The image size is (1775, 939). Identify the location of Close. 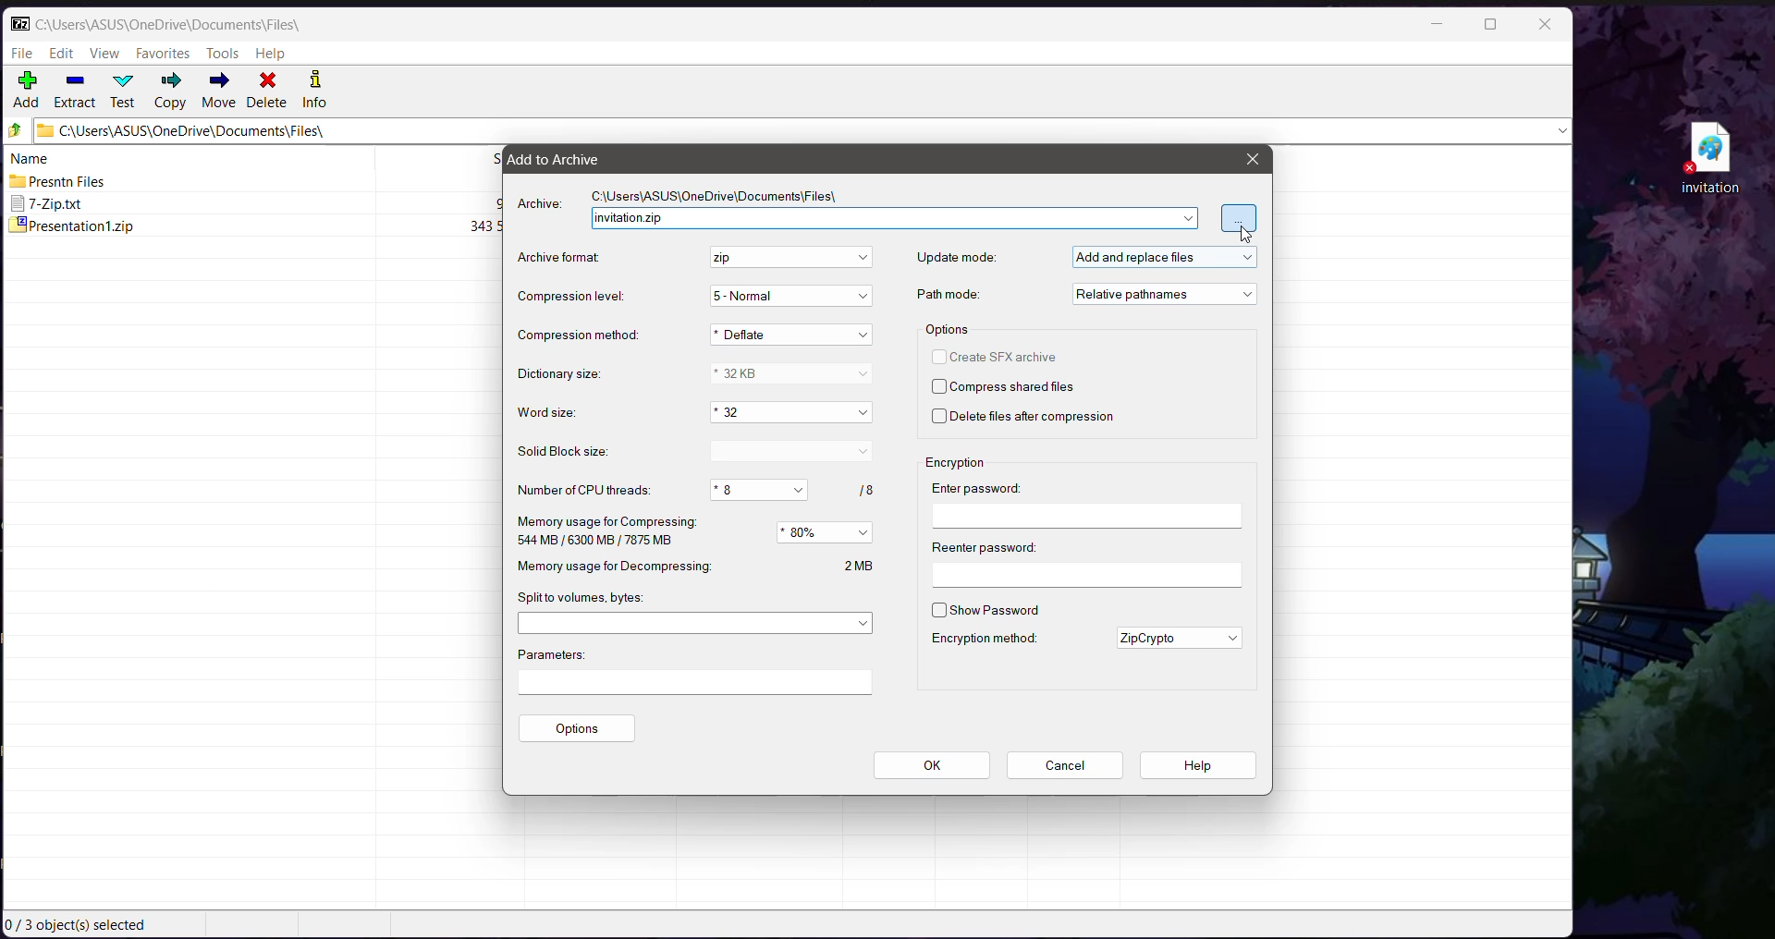
(1544, 26).